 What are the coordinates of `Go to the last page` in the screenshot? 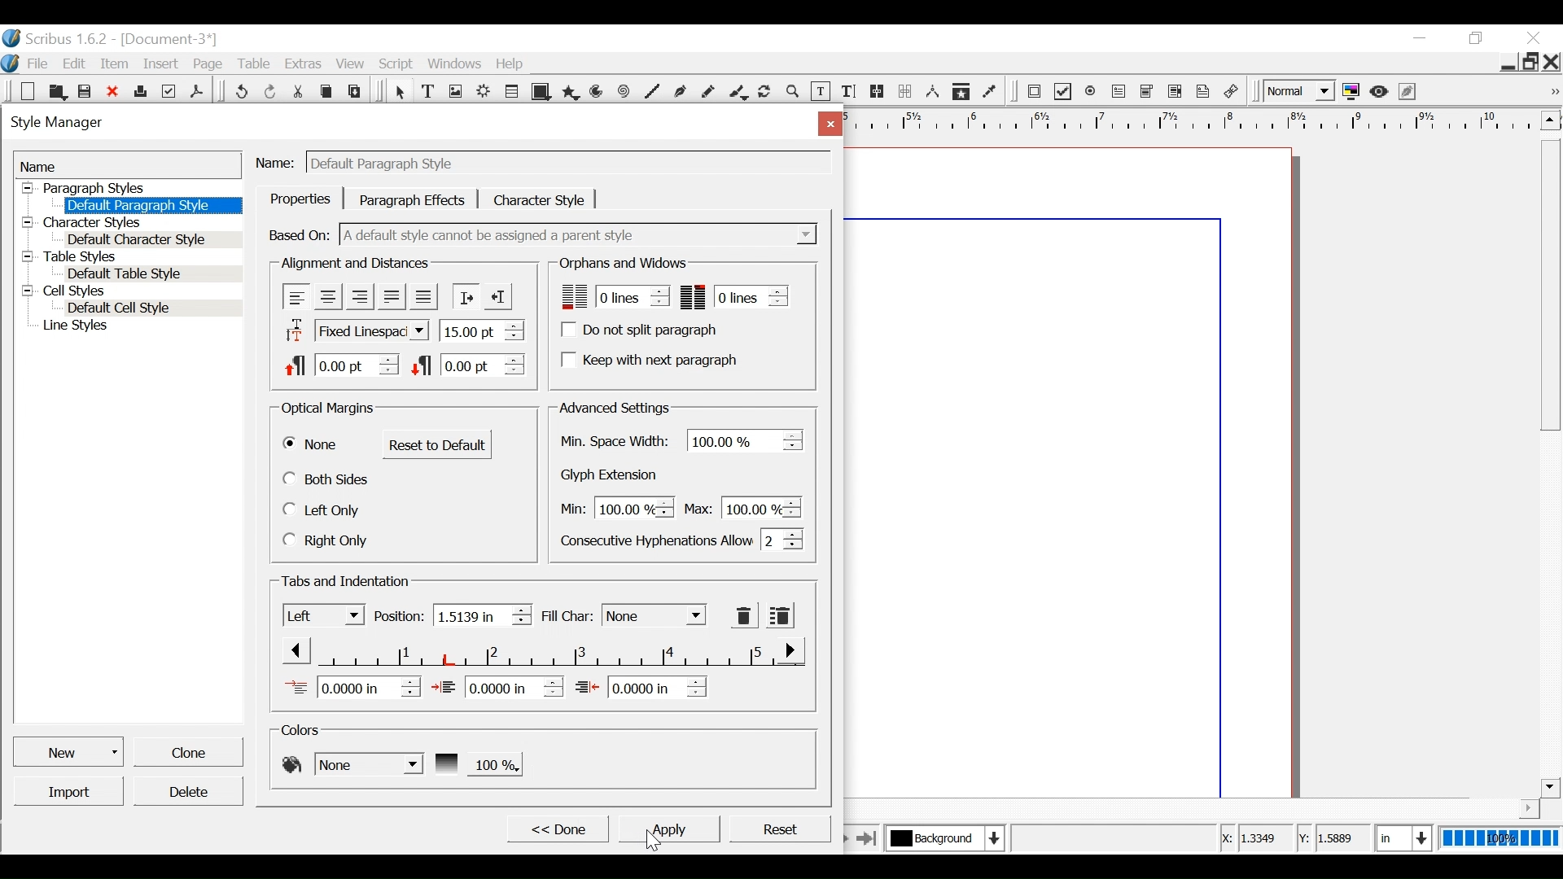 It's located at (867, 837).